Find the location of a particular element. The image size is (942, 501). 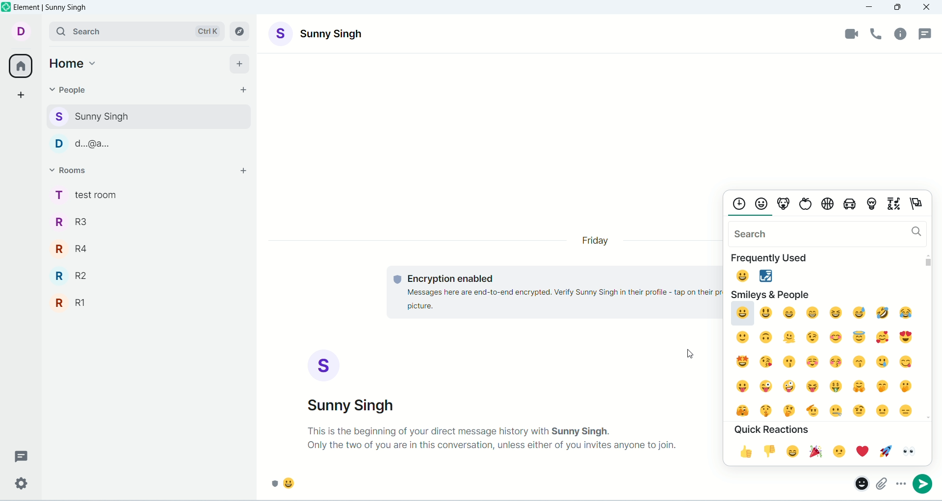

close is located at coordinates (928, 7).